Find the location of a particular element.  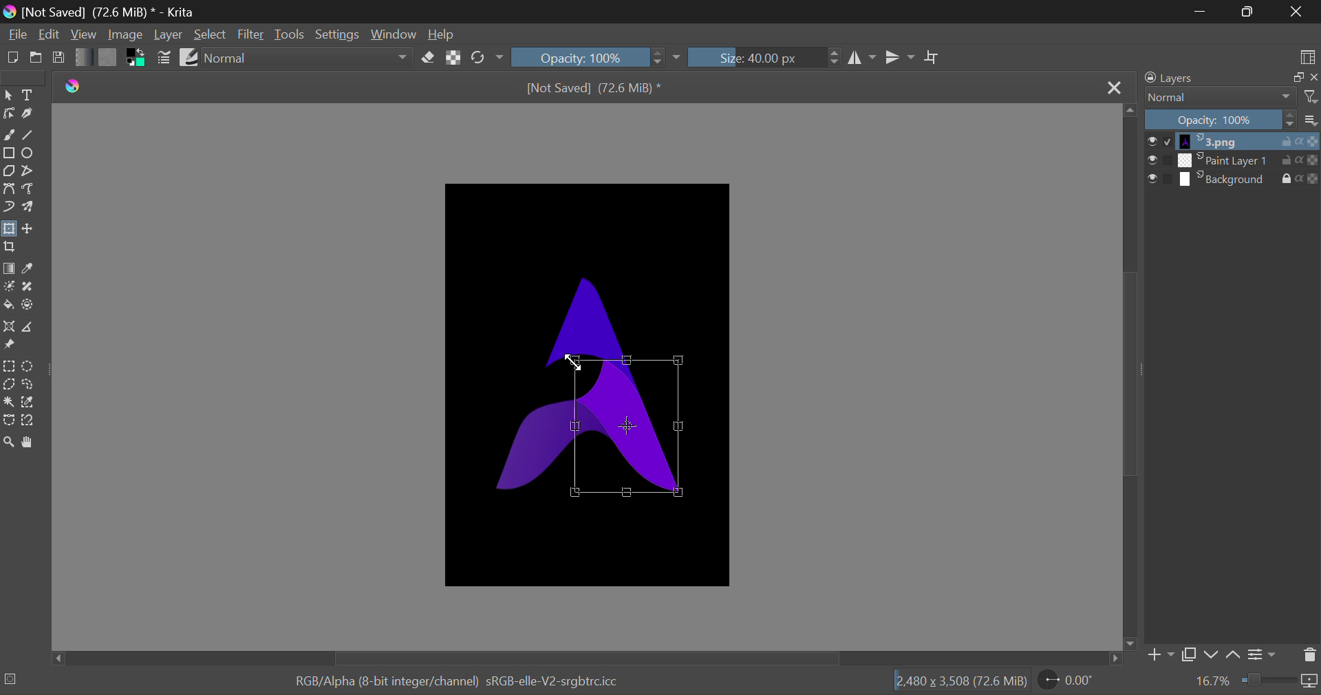

Rotate Image is located at coordinates (488, 58).